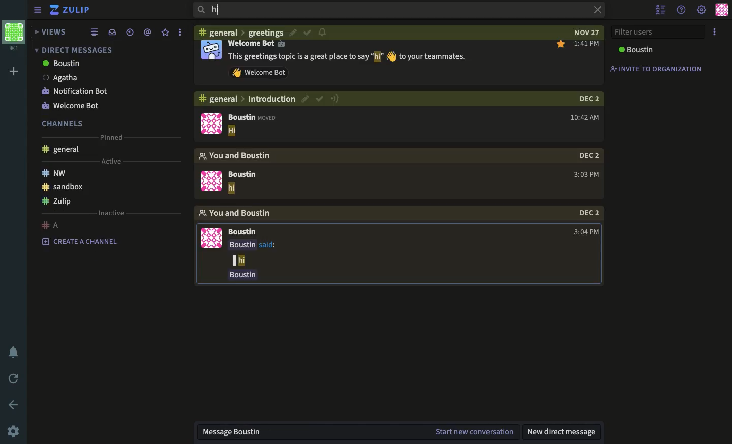  Describe the element at coordinates (15, 377) in the screenshot. I see `refresh ` at that location.